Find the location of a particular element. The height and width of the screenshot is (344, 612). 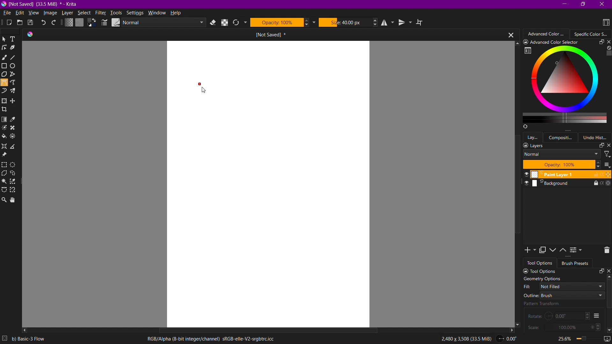

Maximize is located at coordinates (584, 5).